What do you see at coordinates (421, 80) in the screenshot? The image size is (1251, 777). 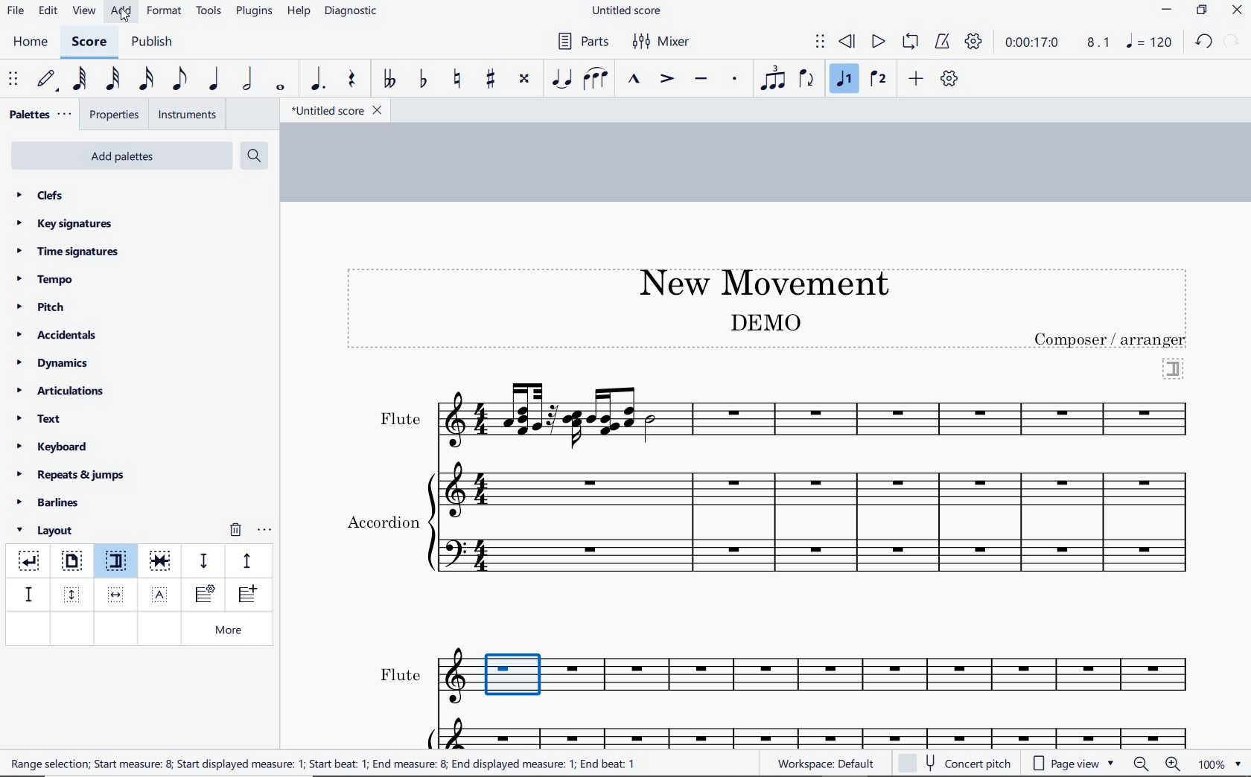 I see `toggle flat` at bounding box center [421, 80].